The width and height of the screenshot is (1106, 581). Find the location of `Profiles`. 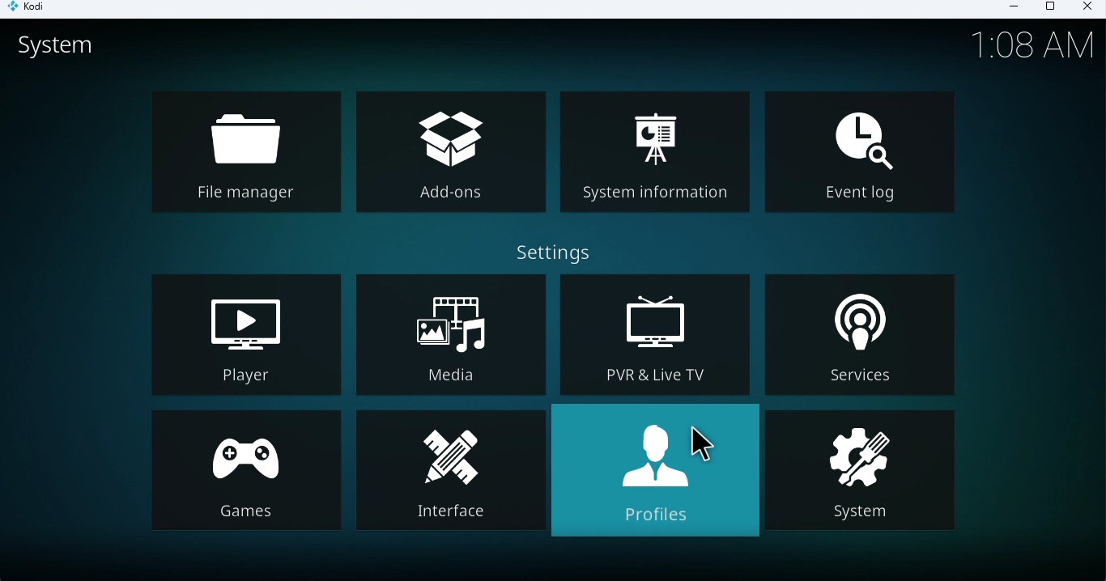

Profiles is located at coordinates (655, 477).